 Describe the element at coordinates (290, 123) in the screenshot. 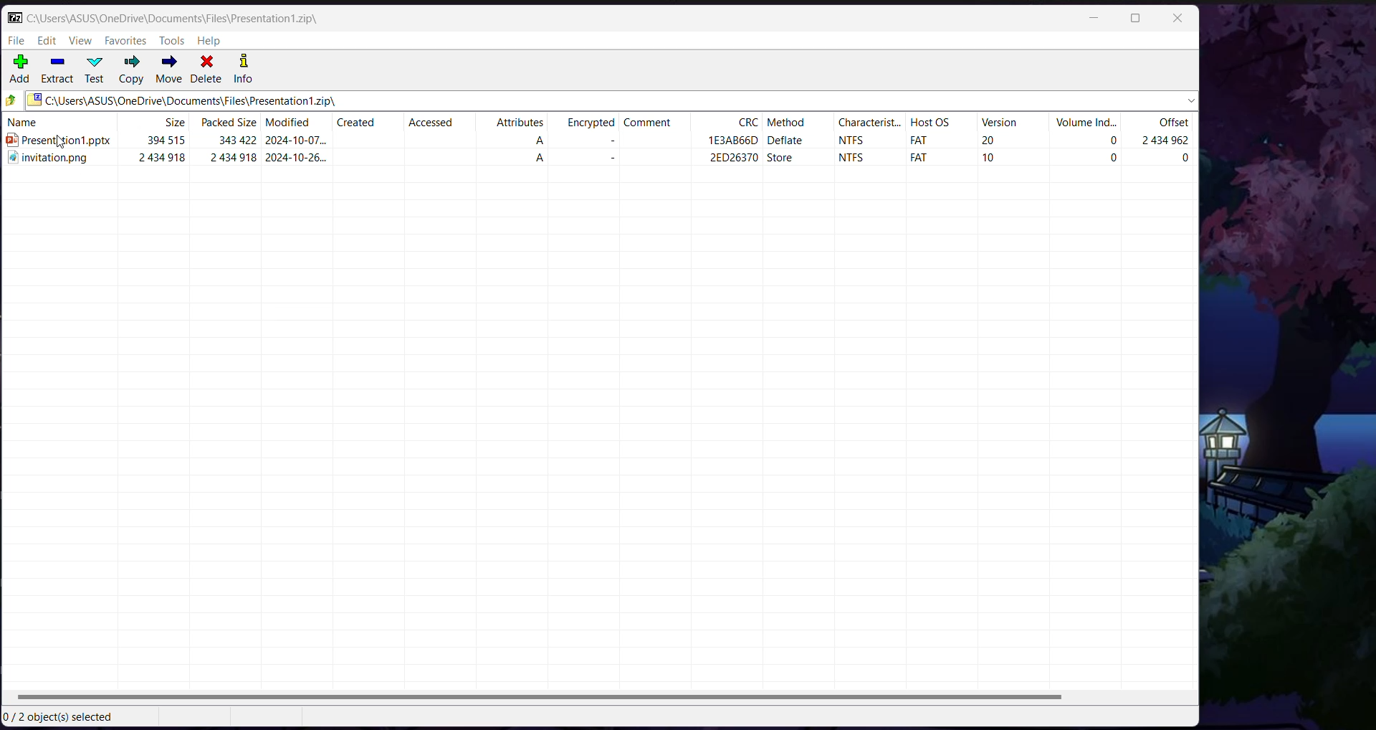

I see `Modified` at that location.